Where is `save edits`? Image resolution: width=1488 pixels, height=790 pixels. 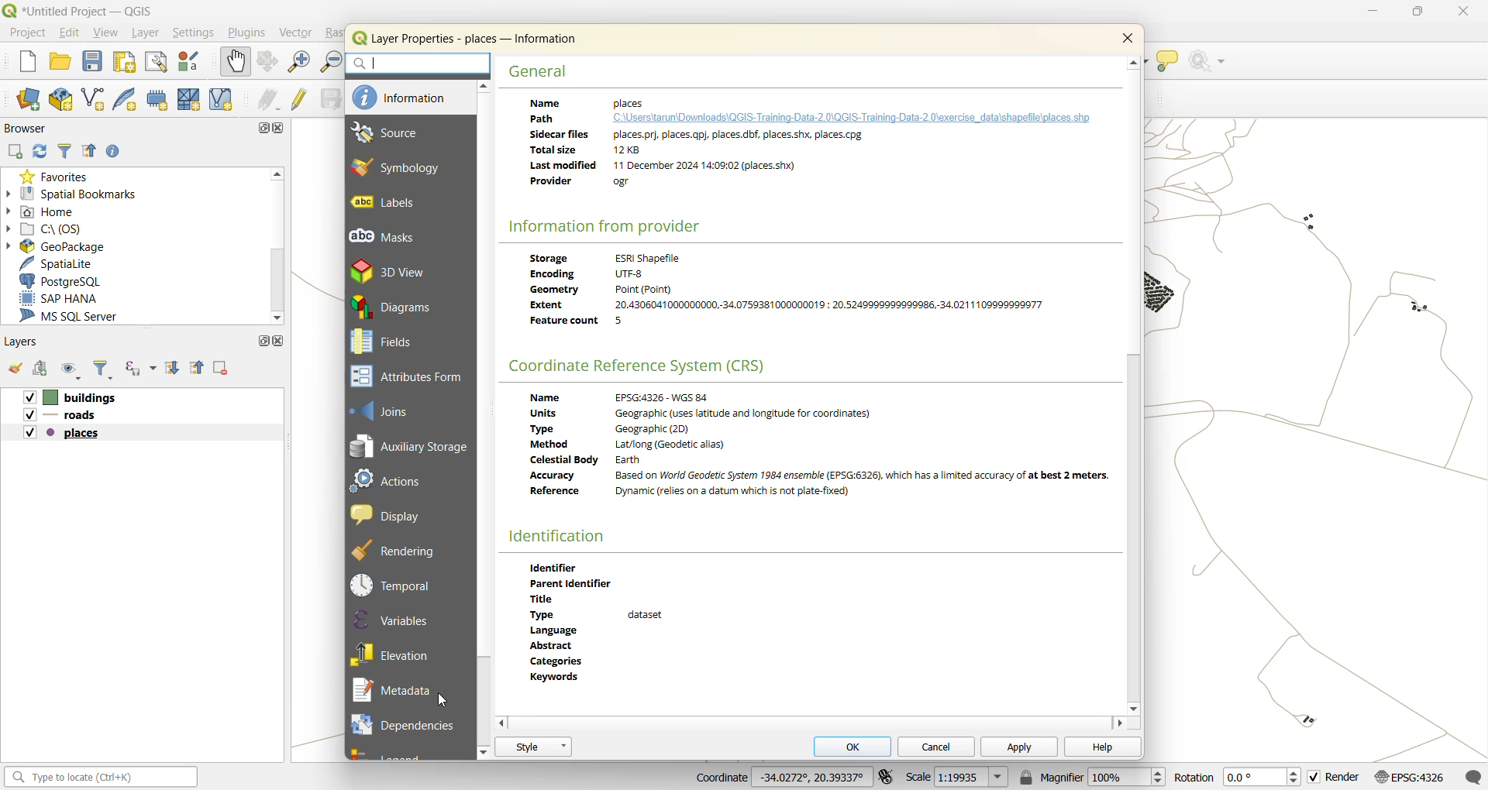
save edits is located at coordinates (325, 99).